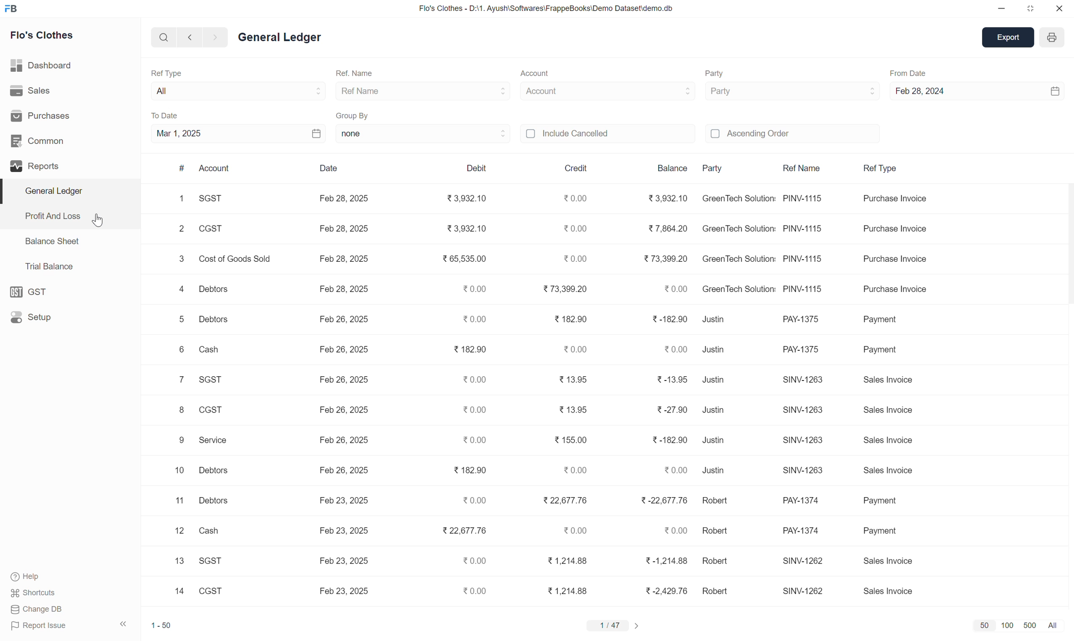 The width and height of the screenshot is (1074, 641). What do you see at coordinates (189, 38) in the screenshot?
I see `back` at bounding box center [189, 38].